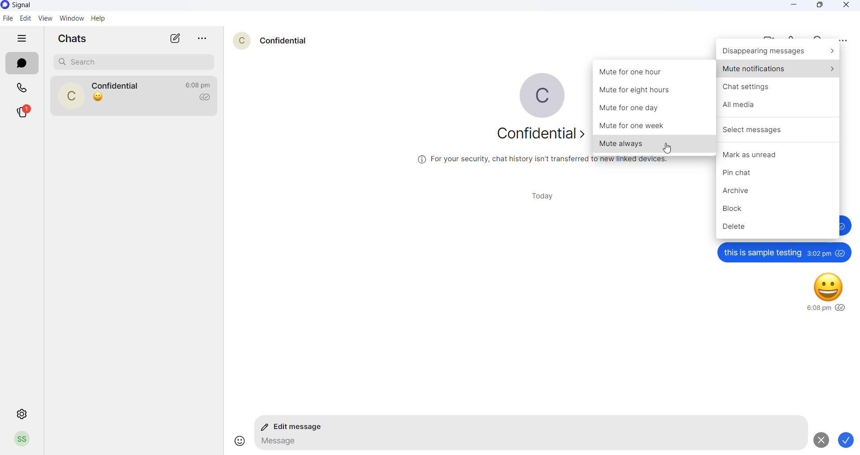 Image resolution: width=860 pixels, height=455 pixels. I want to click on mute always, so click(652, 144).